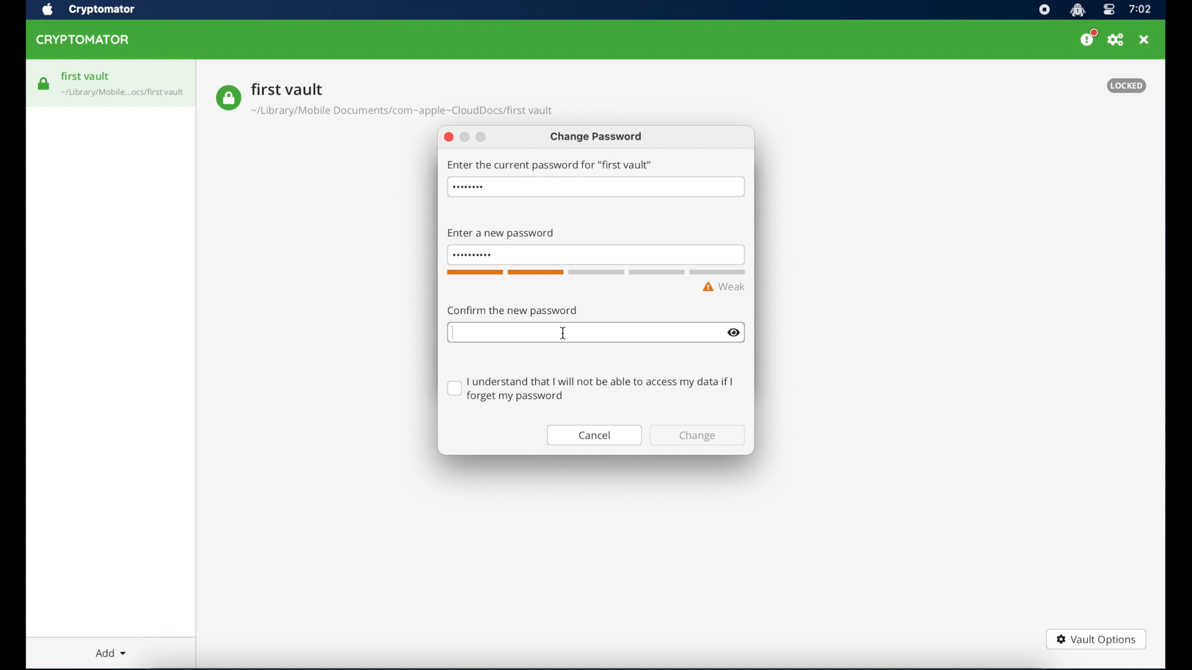 This screenshot has height=670, width=1192. I want to click on word count, so click(595, 273).